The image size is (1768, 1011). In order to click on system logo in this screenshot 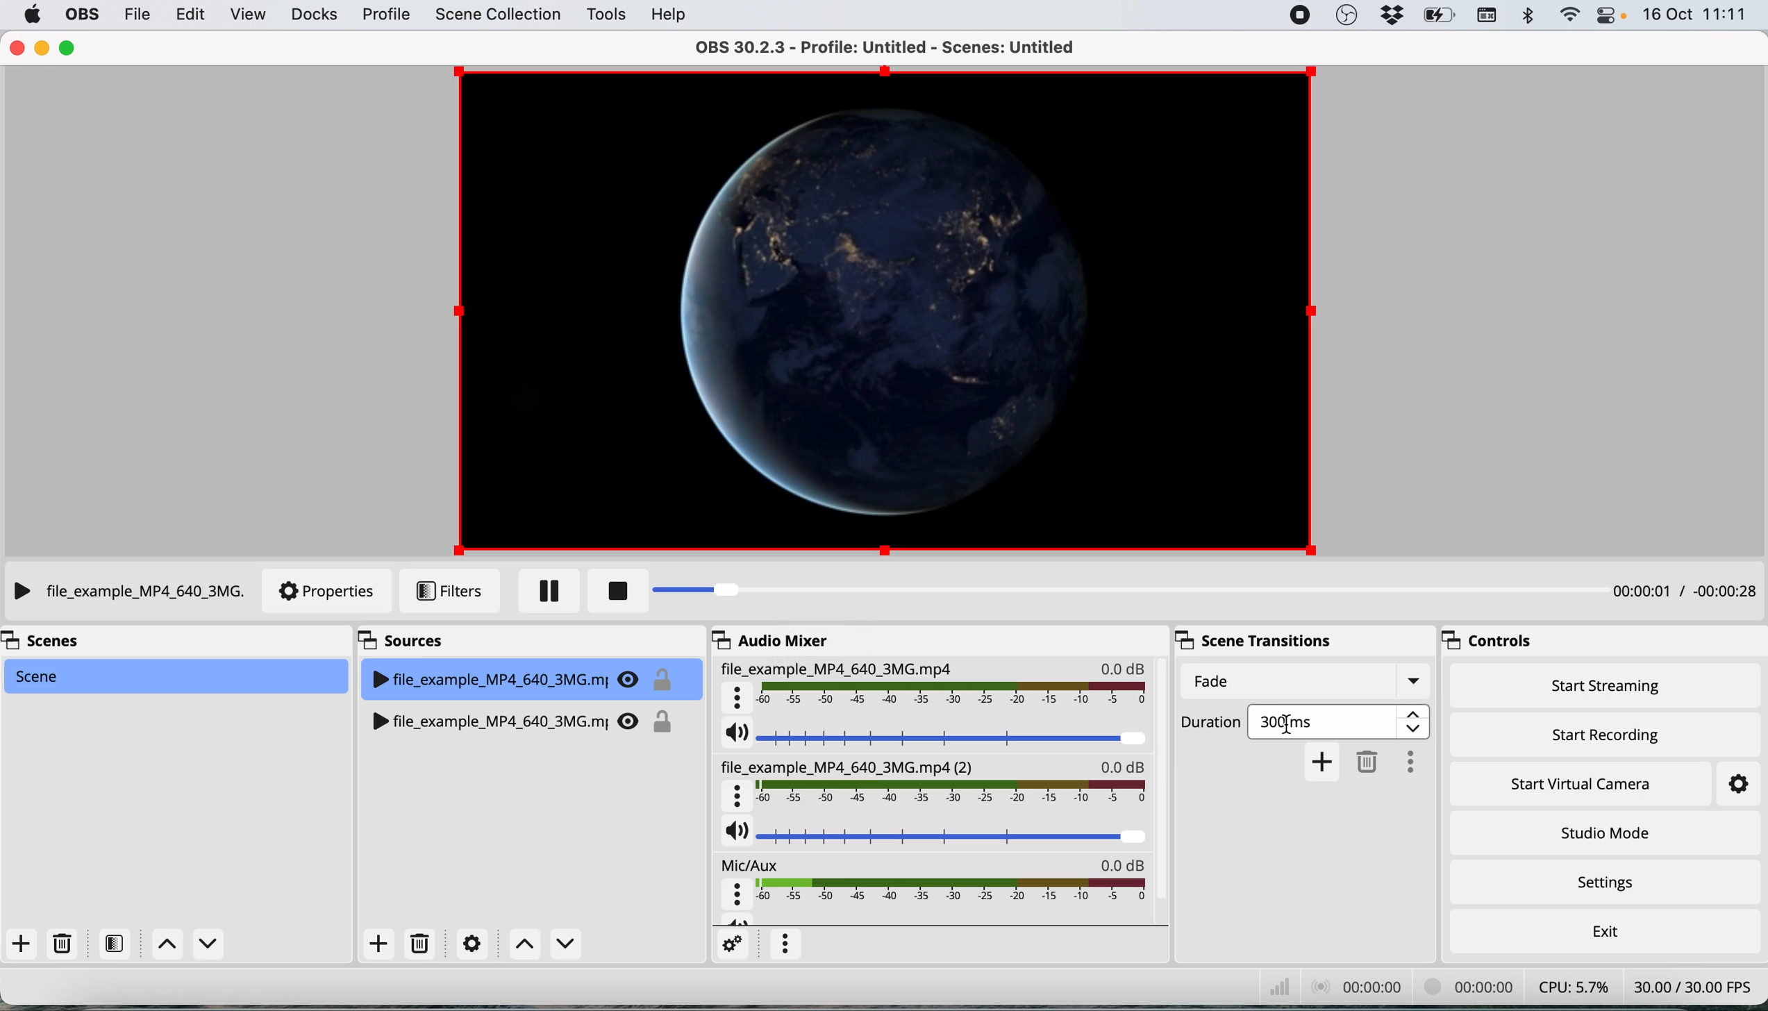, I will do `click(31, 14)`.